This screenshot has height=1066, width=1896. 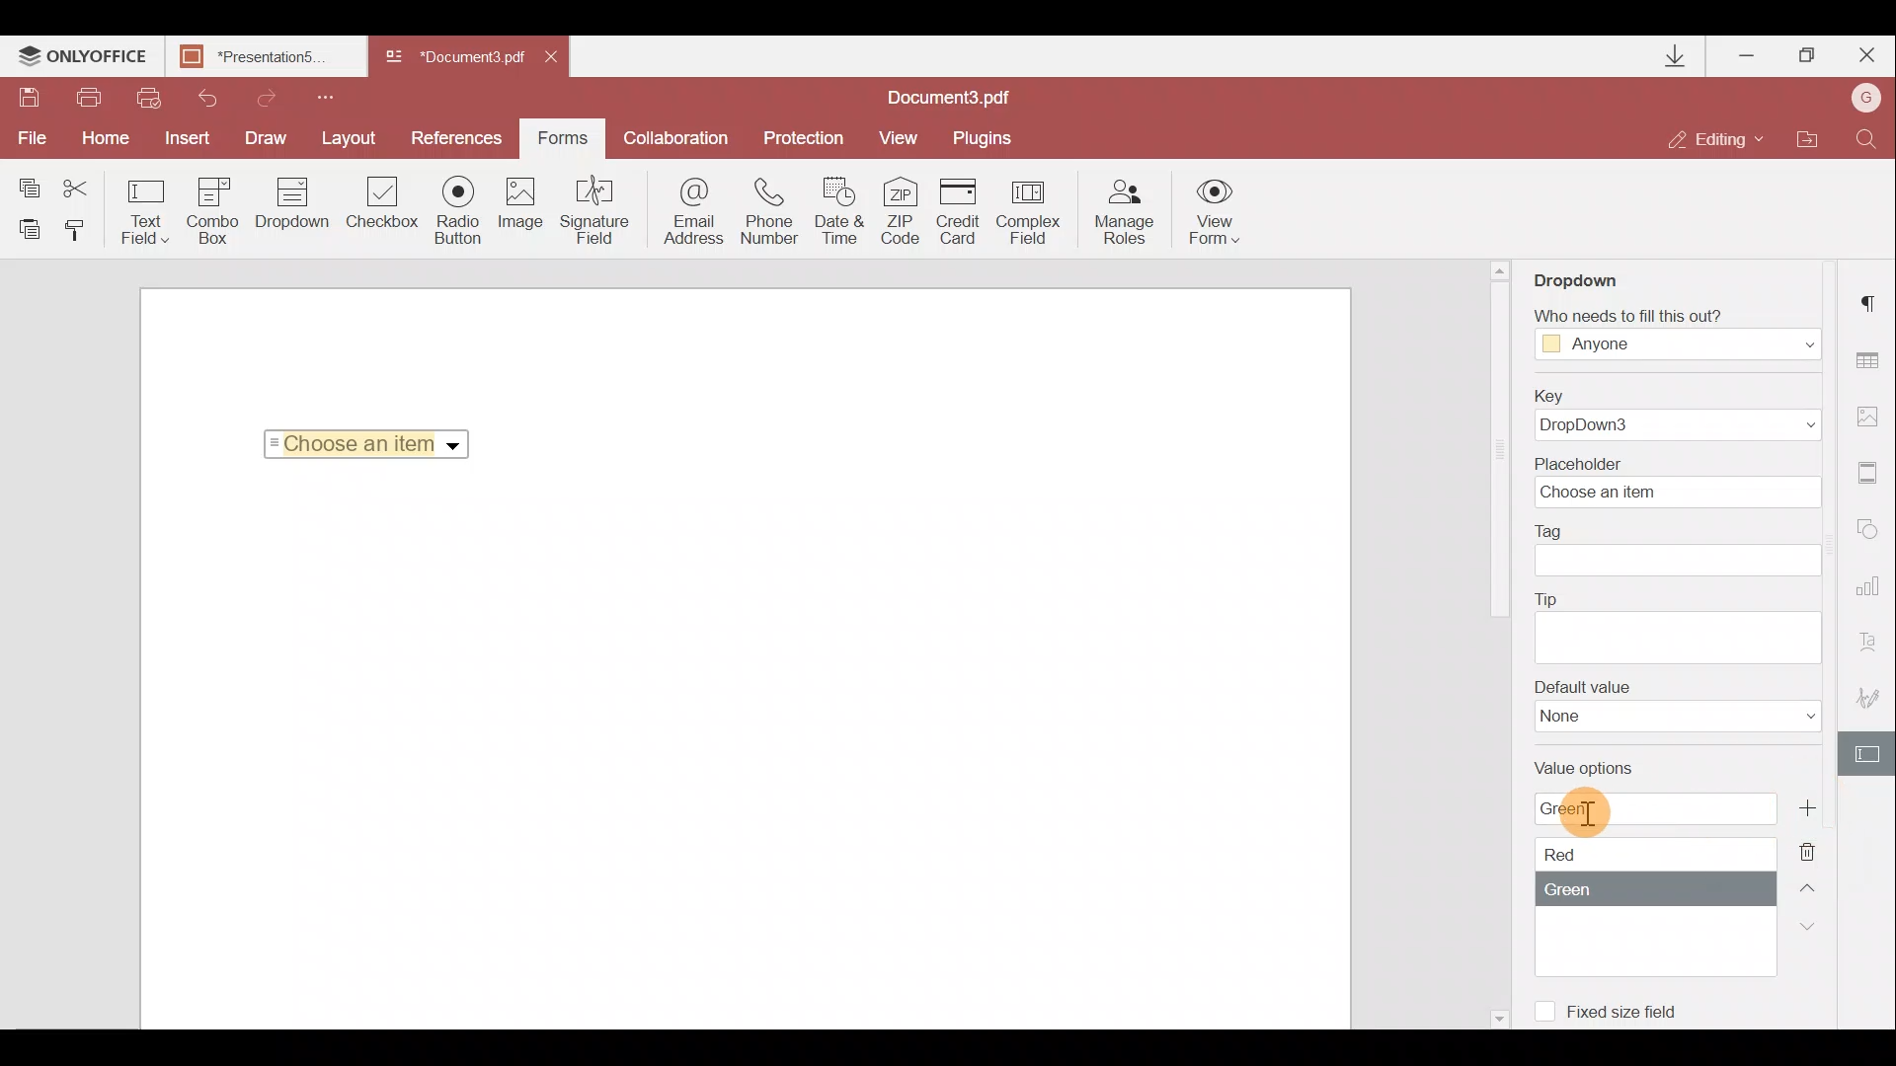 I want to click on Text field, so click(x=142, y=211).